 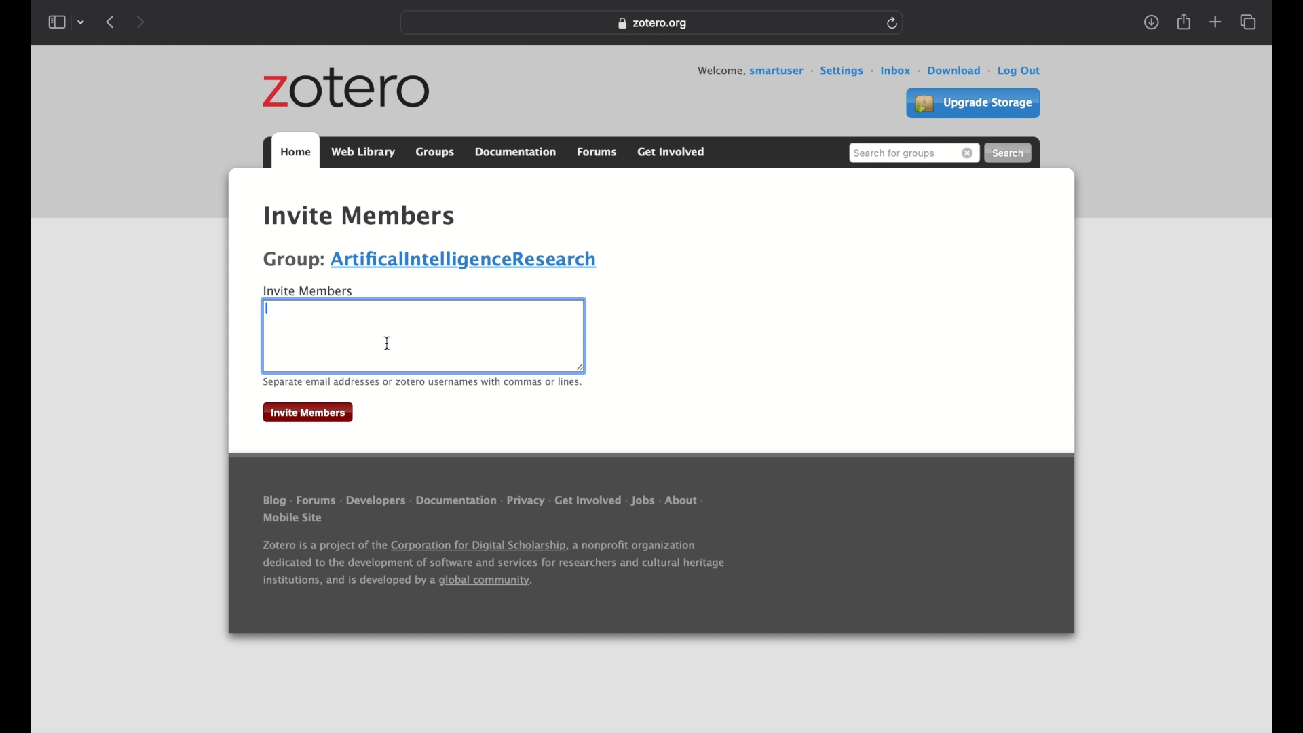 I want to click on highlighted text boundary, so click(x=265, y=343).